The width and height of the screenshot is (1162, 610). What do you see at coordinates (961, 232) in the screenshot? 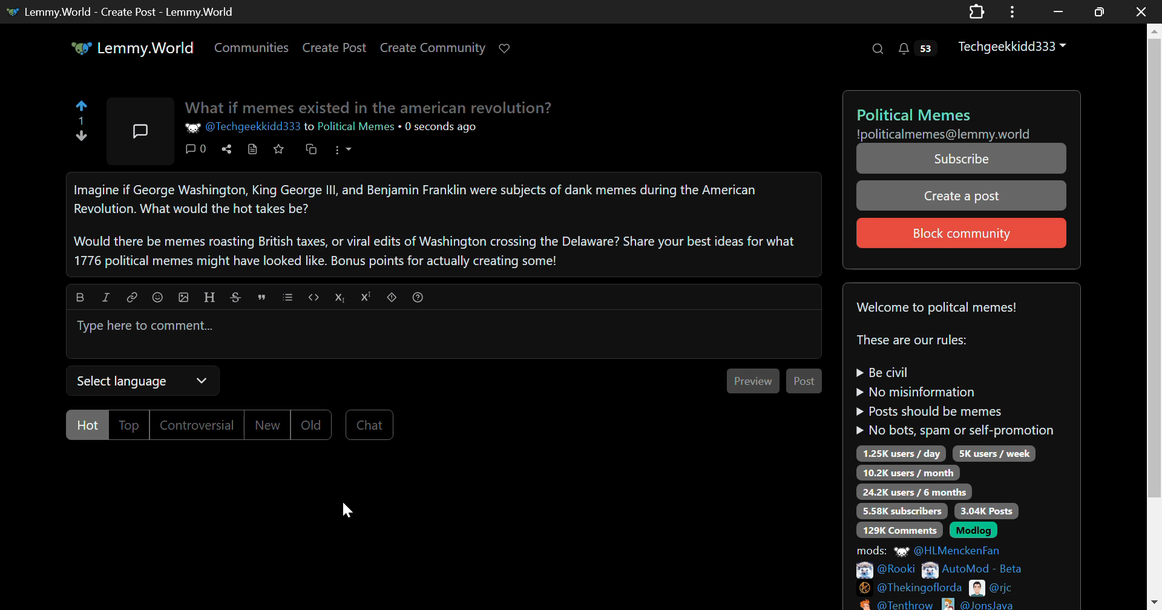
I see `Block community Button` at bounding box center [961, 232].